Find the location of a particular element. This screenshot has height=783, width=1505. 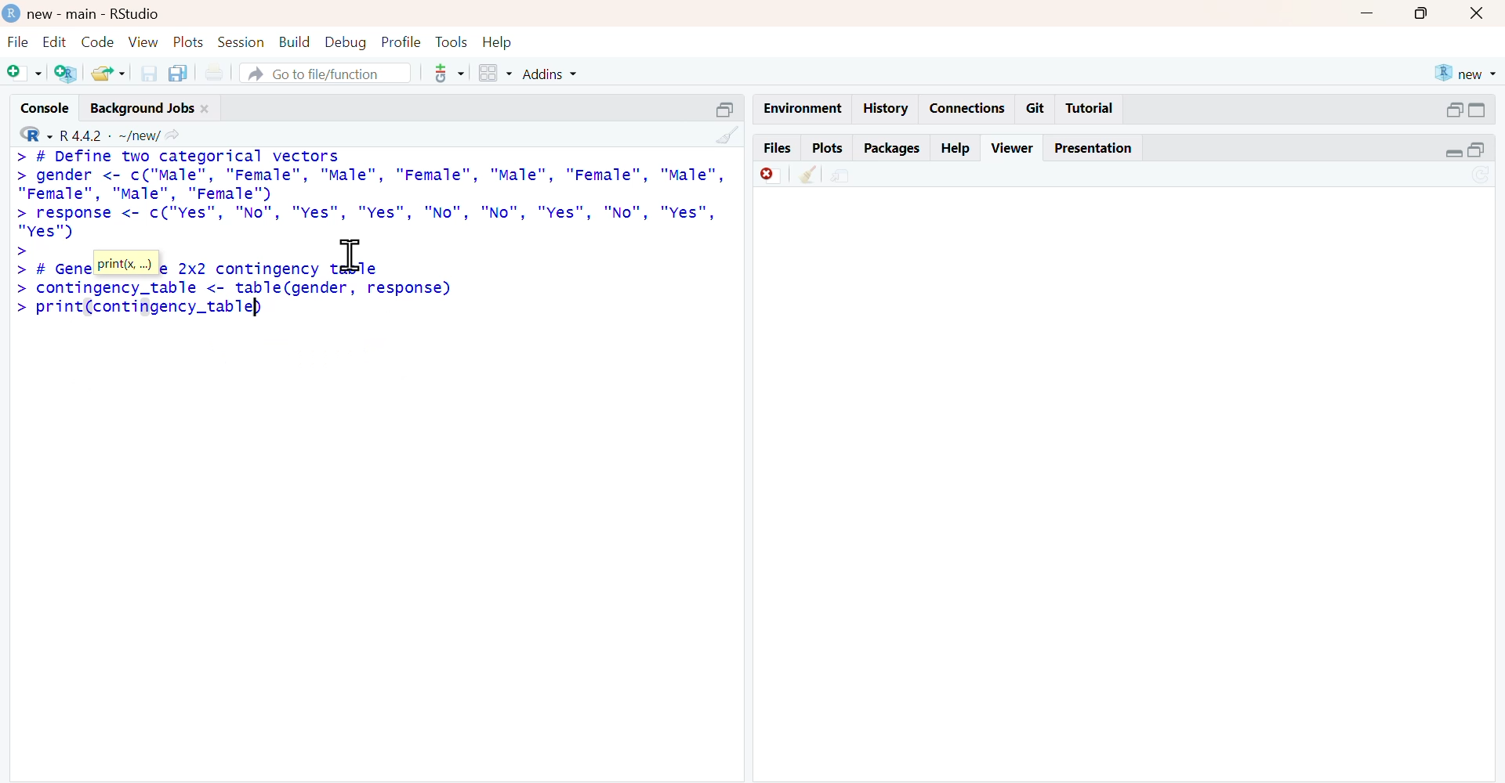

close is located at coordinates (206, 109).